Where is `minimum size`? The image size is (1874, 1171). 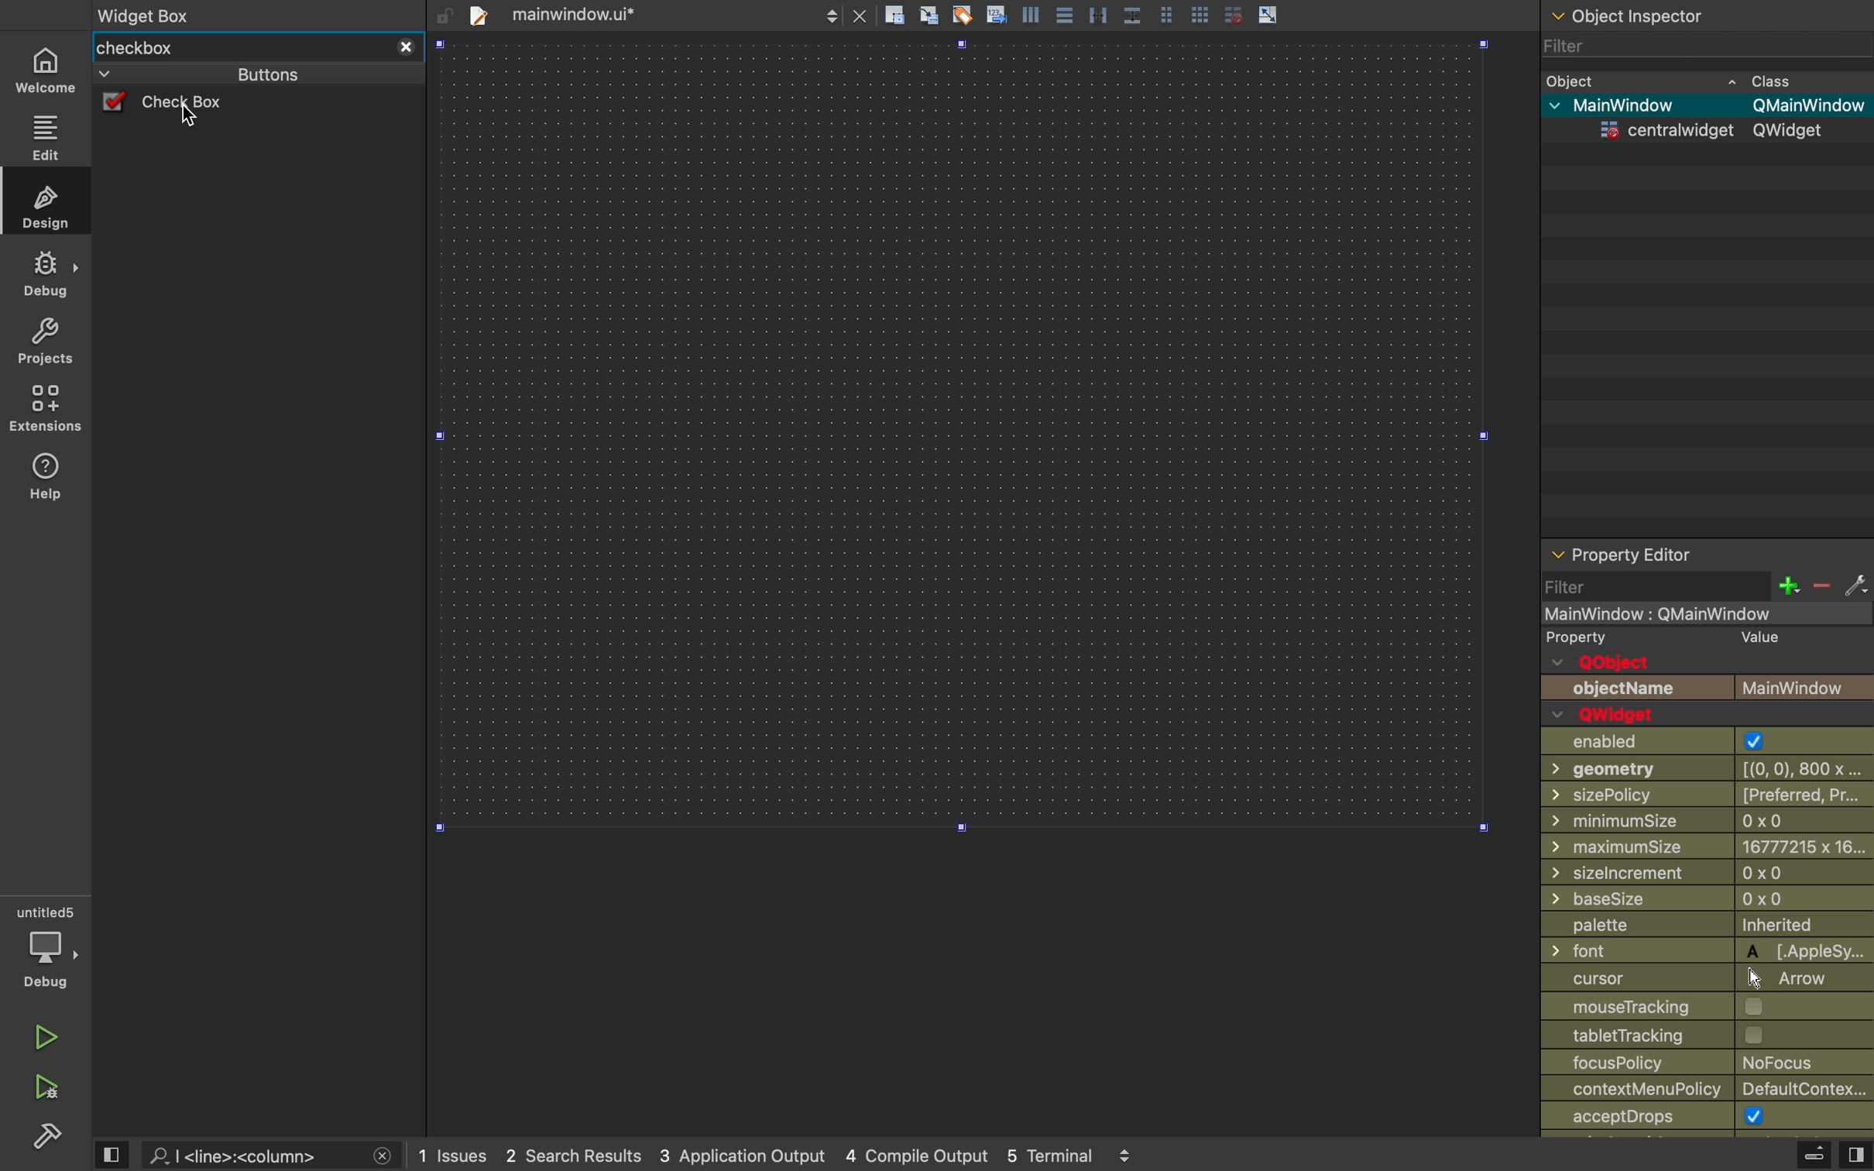 minimum size is located at coordinates (1671, 821).